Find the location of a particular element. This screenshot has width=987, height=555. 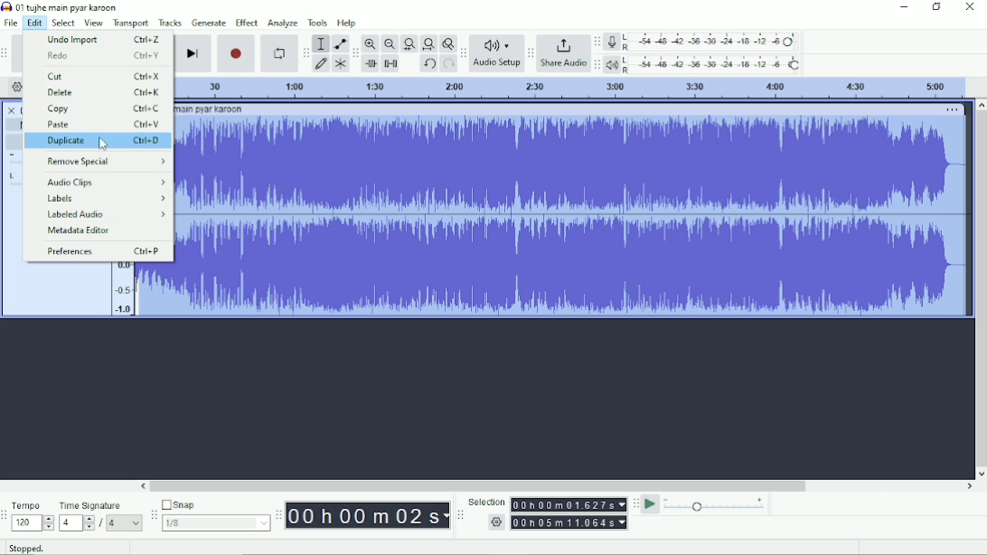

Selection tool is located at coordinates (321, 43).